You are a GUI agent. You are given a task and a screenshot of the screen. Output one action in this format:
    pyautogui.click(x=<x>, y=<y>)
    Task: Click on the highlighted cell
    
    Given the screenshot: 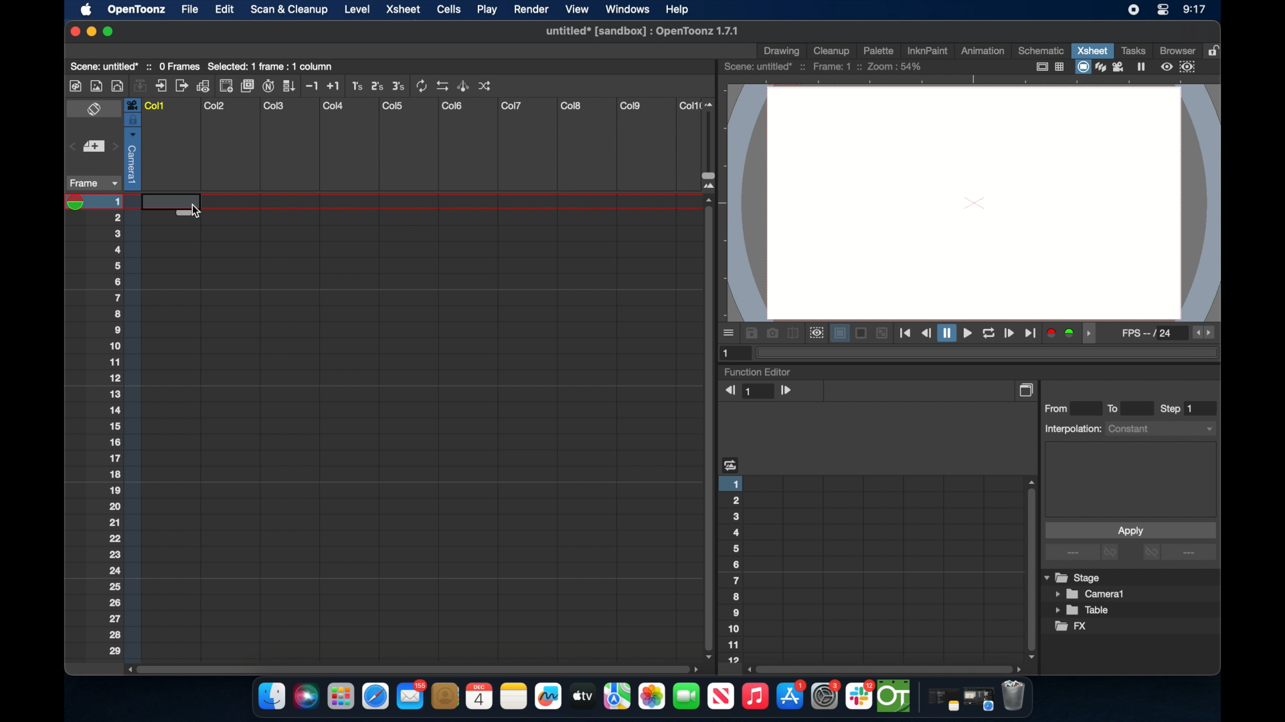 What is the action you would take?
    pyautogui.click(x=157, y=205)
    